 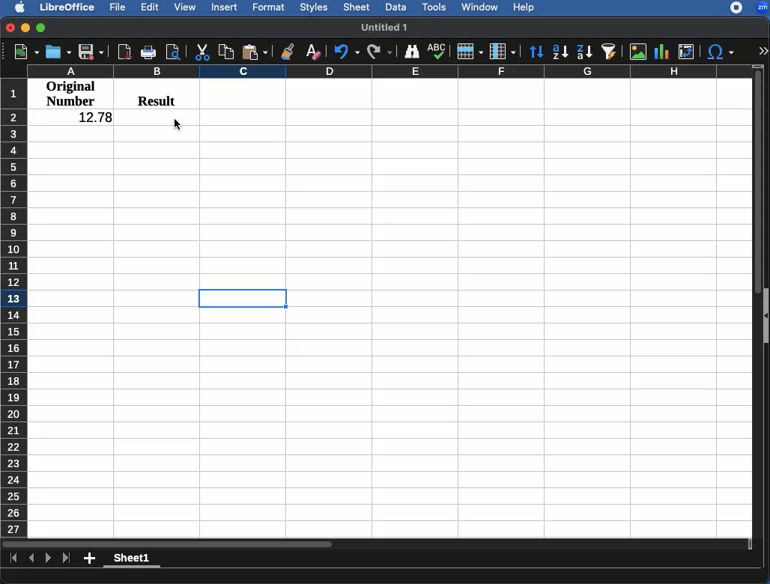 What do you see at coordinates (436, 51) in the screenshot?
I see `Spellcheck` at bounding box center [436, 51].